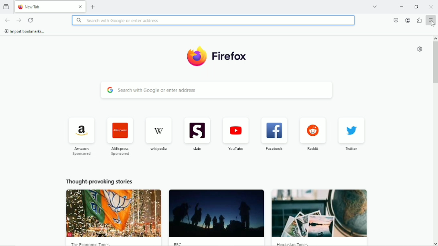 This screenshot has width=438, height=246. What do you see at coordinates (236, 133) in the screenshot?
I see `Youtube` at bounding box center [236, 133].